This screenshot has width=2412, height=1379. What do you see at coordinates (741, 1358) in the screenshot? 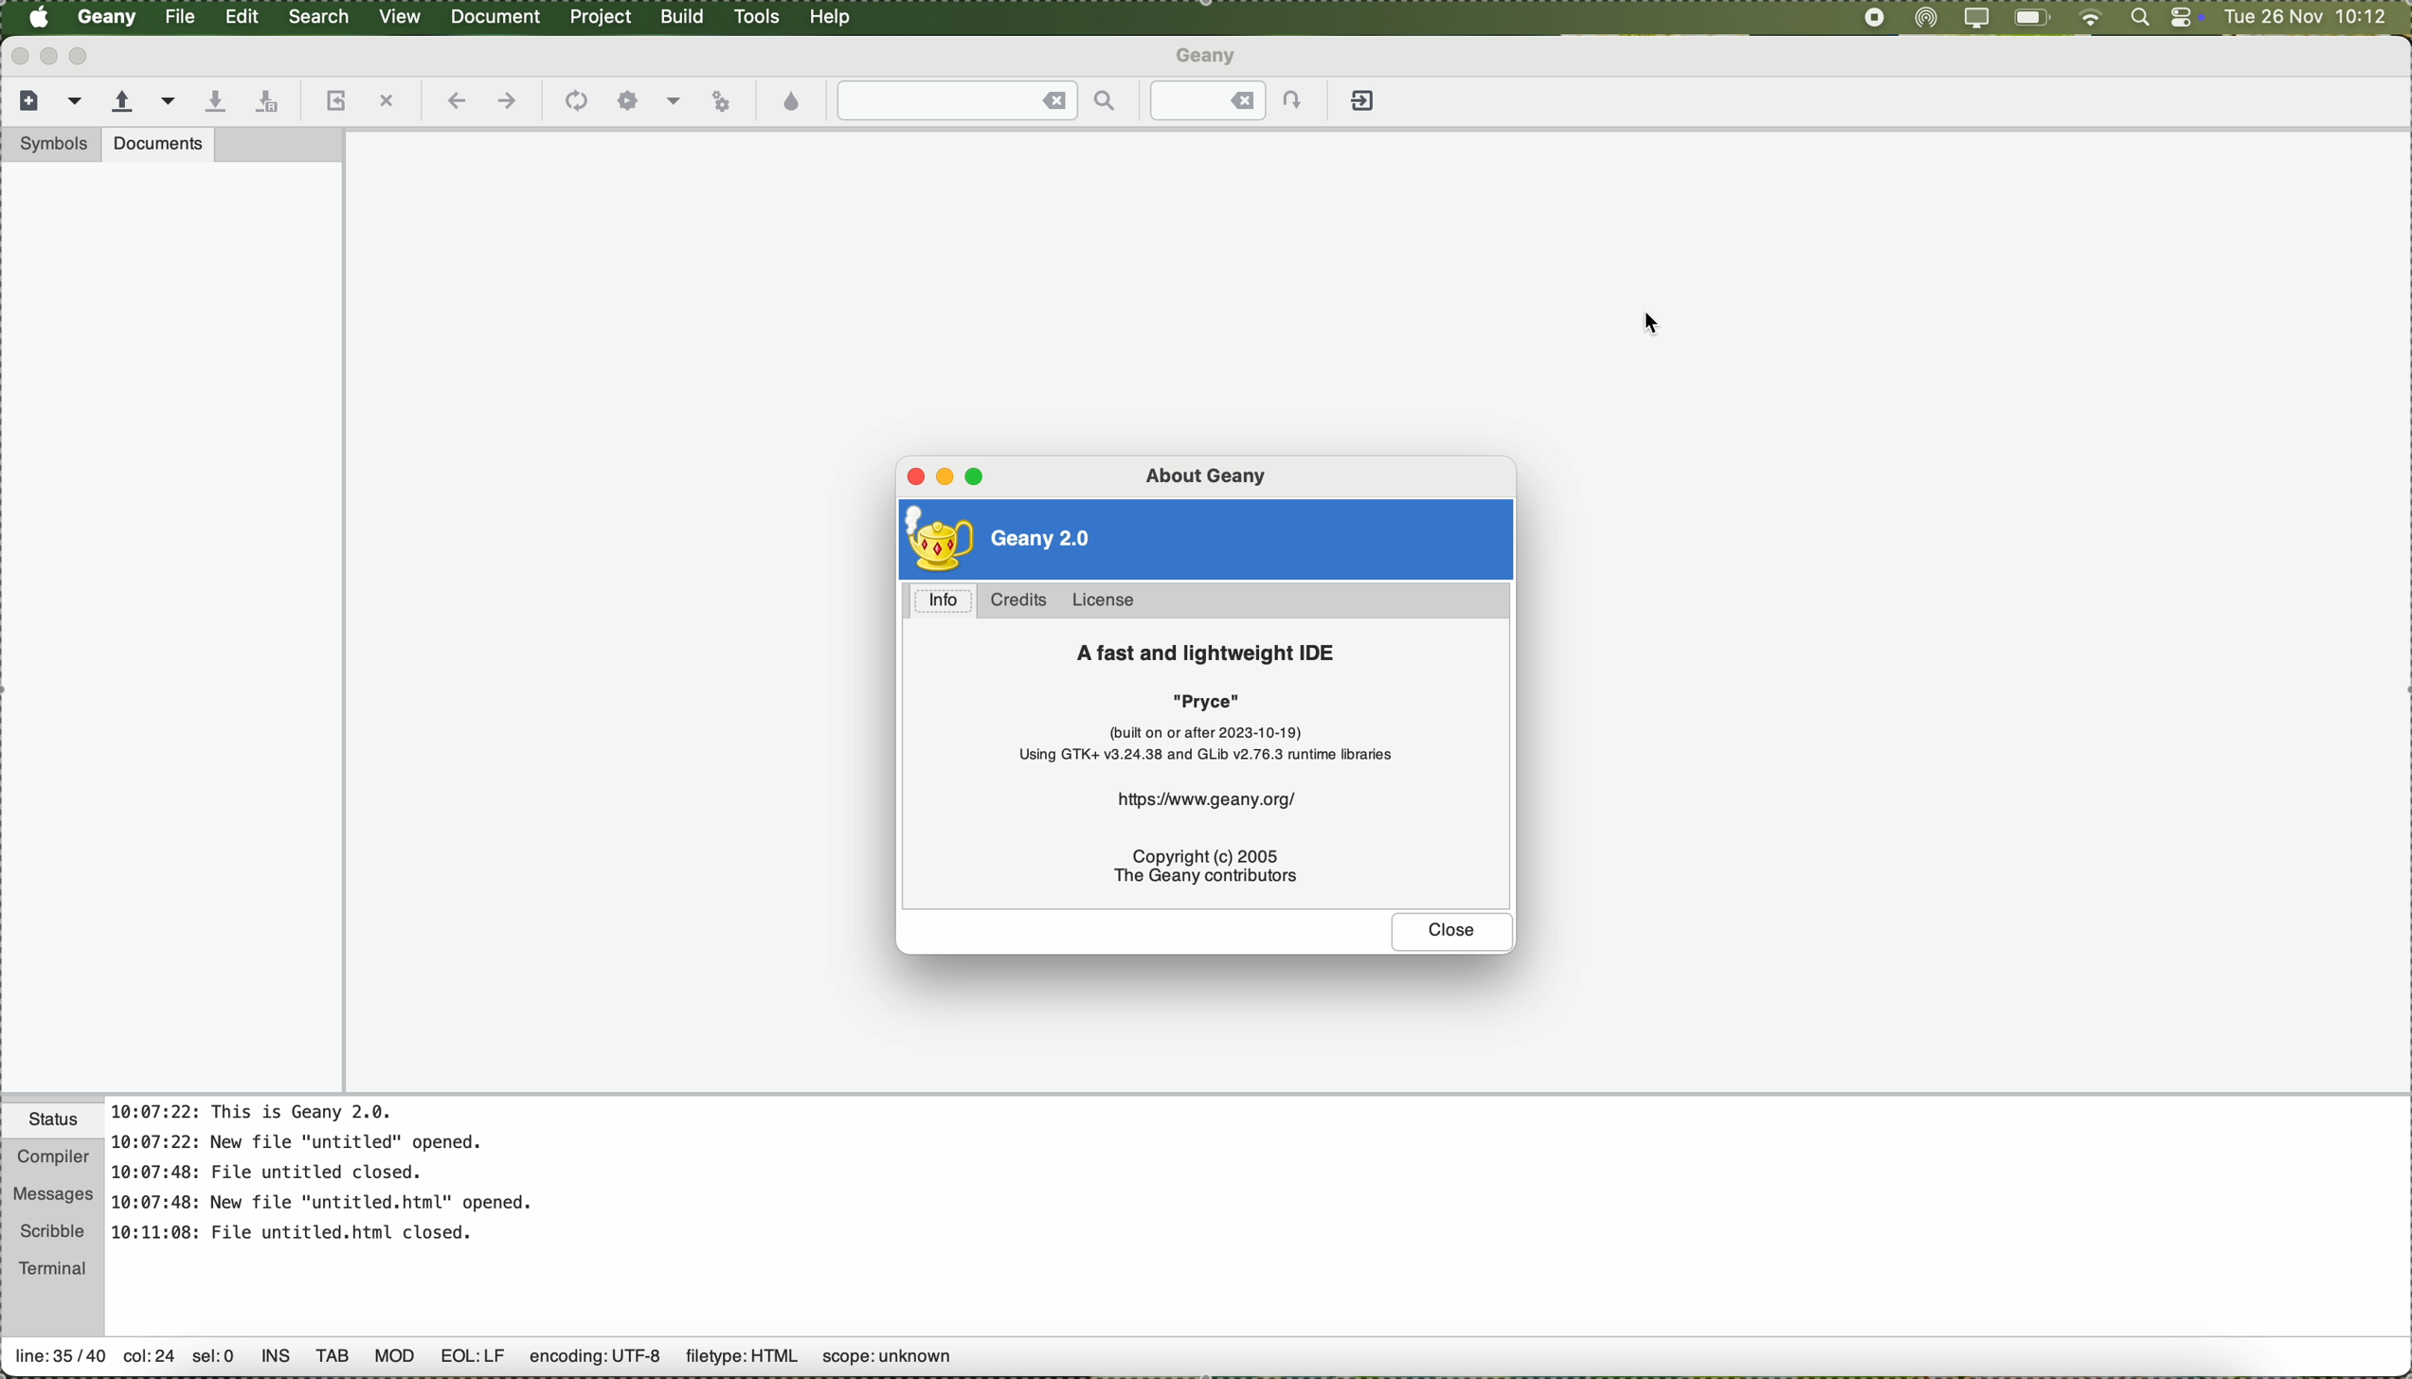
I see `filetype: HTML` at bounding box center [741, 1358].